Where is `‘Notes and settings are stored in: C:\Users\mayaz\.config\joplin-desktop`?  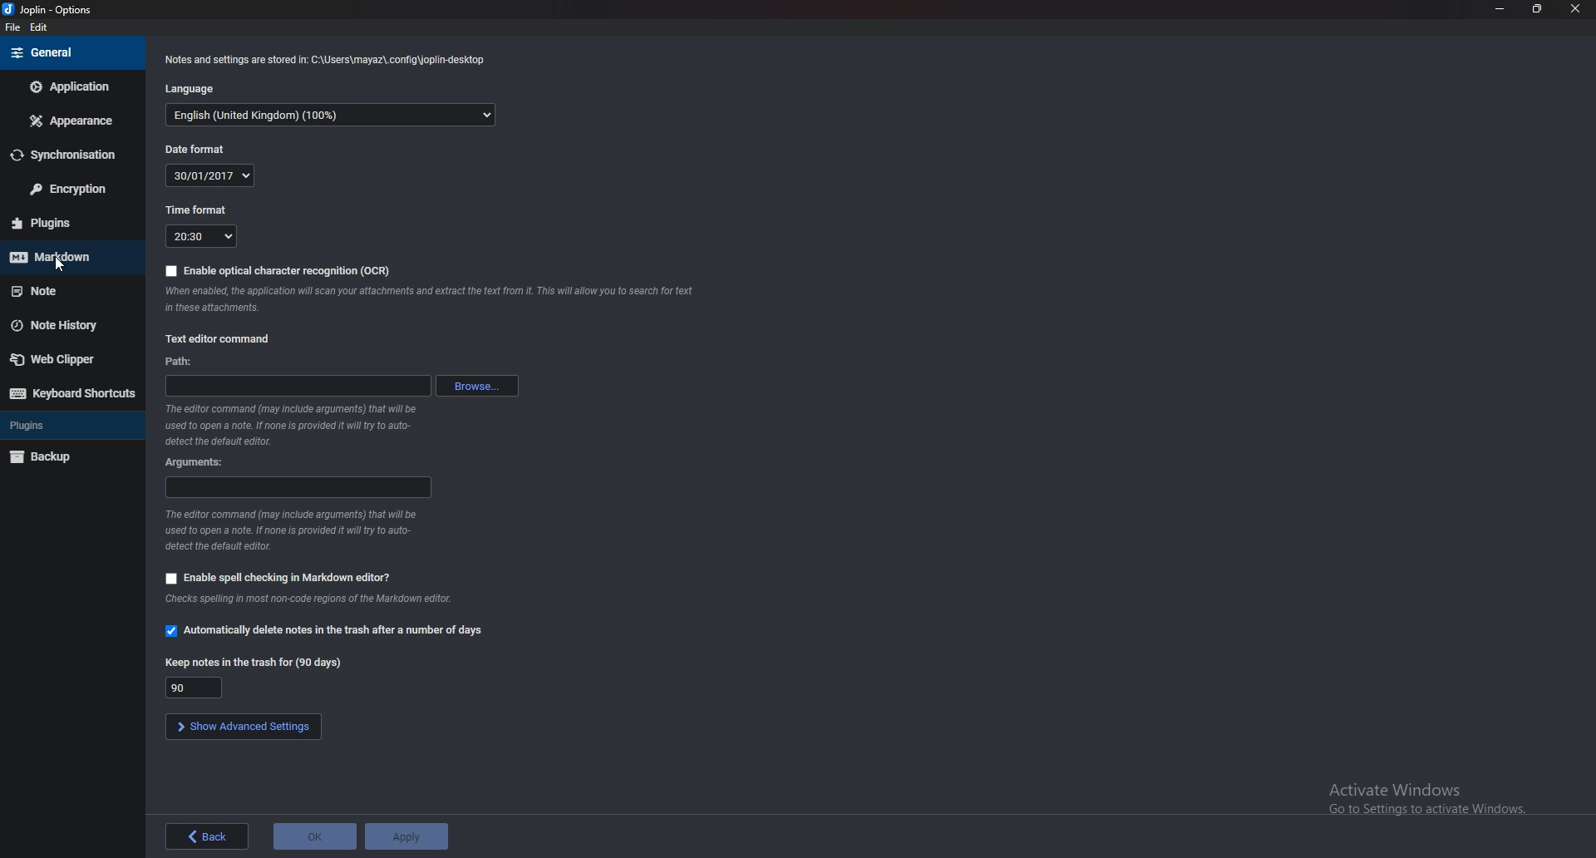 ‘Notes and settings are stored in: C:\Users\mayaz\.config\joplin-desktop is located at coordinates (328, 61).